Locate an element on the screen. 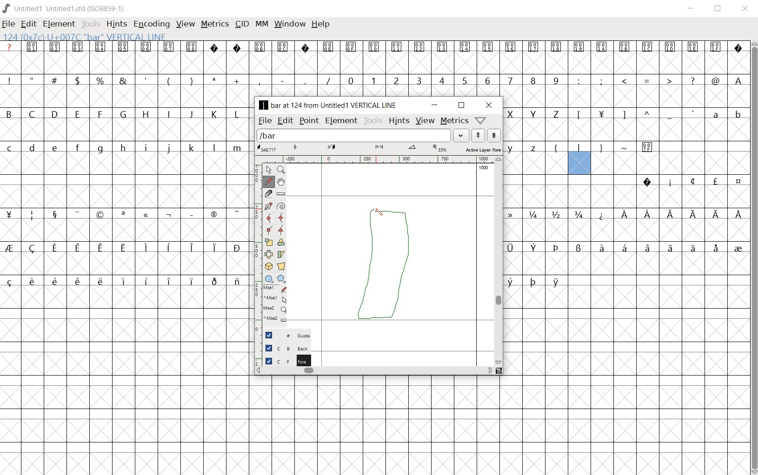 This screenshot has height=475, width=758. skew the selection is located at coordinates (281, 254).